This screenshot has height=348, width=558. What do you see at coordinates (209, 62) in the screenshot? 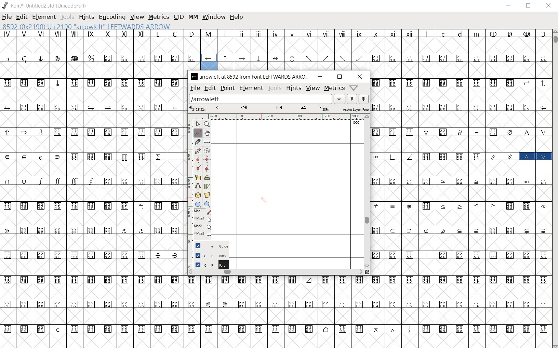
I see `glyph slot` at bounding box center [209, 62].